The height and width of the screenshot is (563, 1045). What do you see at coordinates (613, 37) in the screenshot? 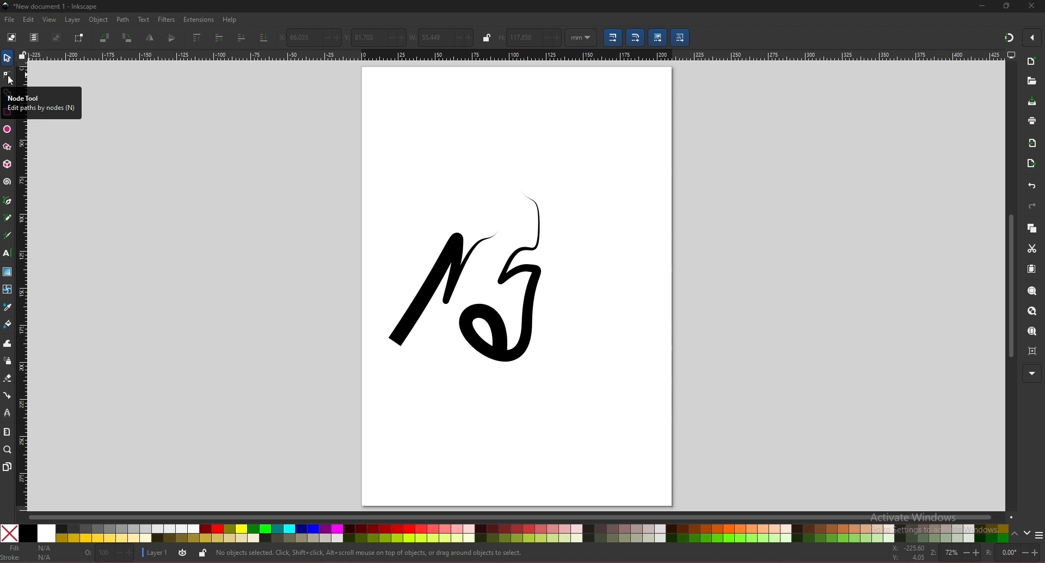
I see `scale stroke width` at bounding box center [613, 37].